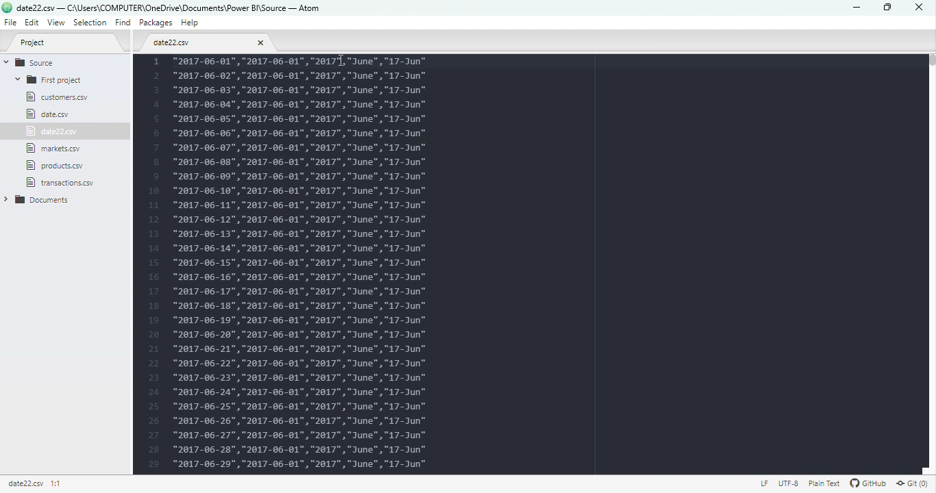  I want to click on View, so click(58, 23).